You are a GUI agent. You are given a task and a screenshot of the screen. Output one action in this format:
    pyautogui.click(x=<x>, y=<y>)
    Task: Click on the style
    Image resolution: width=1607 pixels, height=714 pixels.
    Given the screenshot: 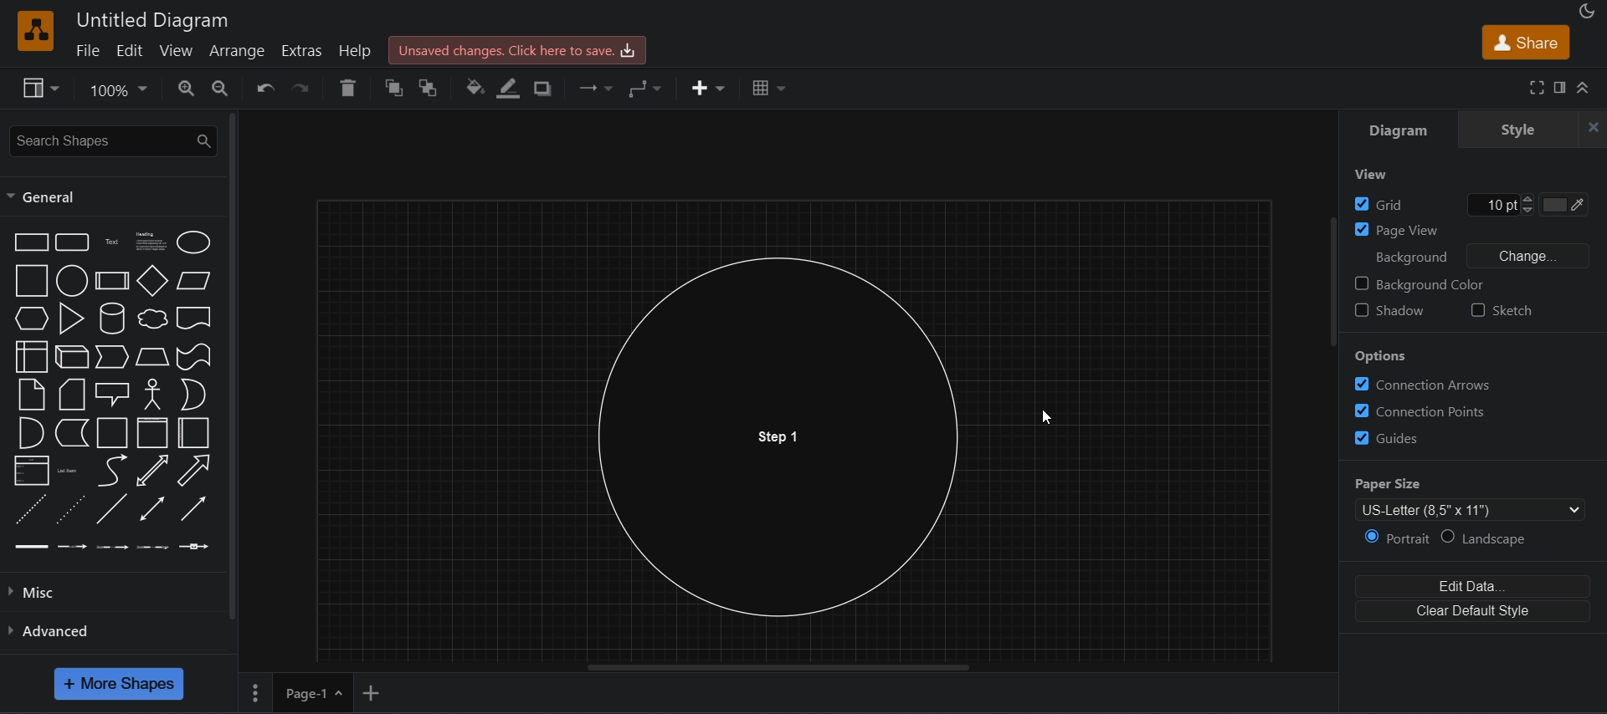 What is the action you would take?
    pyautogui.click(x=1512, y=128)
    